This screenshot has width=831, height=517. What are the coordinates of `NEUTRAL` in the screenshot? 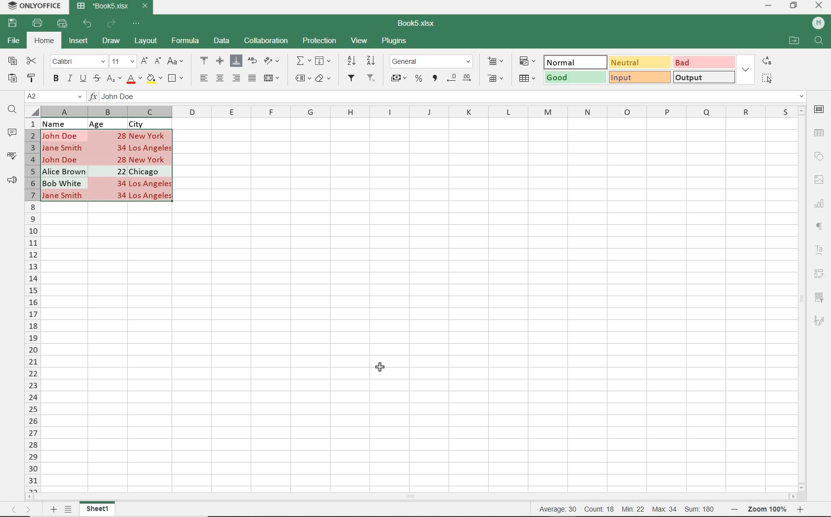 It's located at (639, 62).